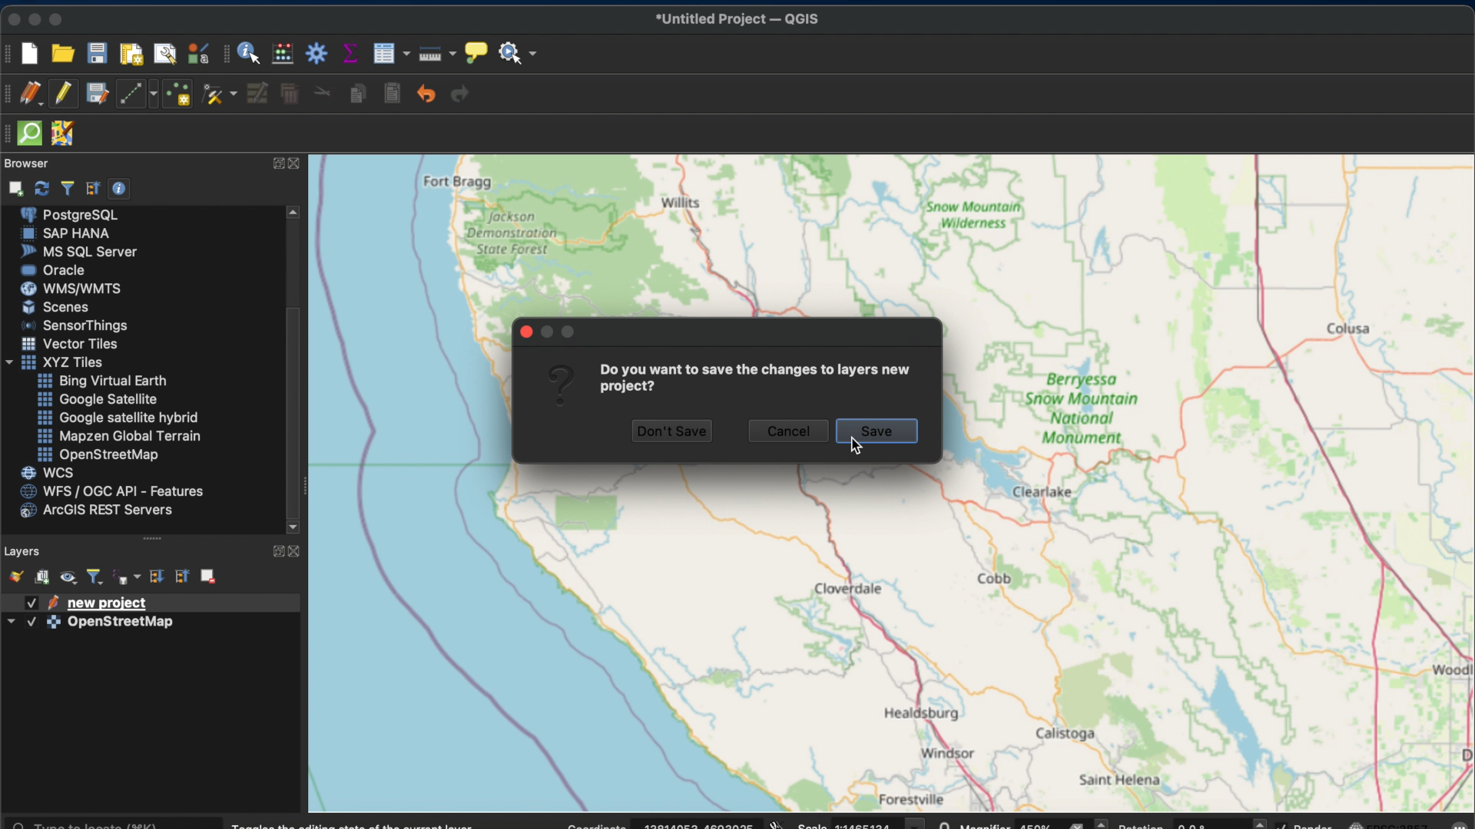  Describe the element at coordinates (98, 54) in the screenshot. I see `save project` at that location.